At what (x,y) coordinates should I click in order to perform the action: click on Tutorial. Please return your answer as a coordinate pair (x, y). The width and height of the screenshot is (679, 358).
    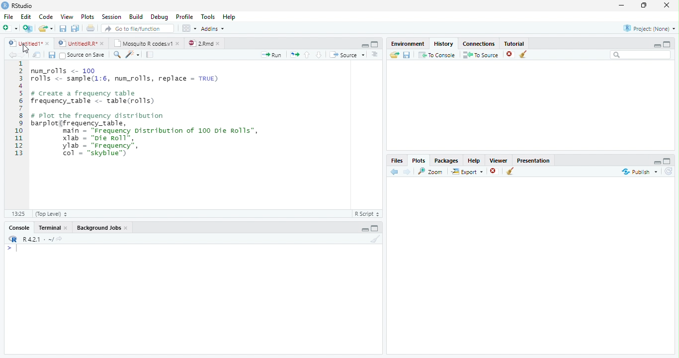
    Looking at the image, I should click on (514, 43).